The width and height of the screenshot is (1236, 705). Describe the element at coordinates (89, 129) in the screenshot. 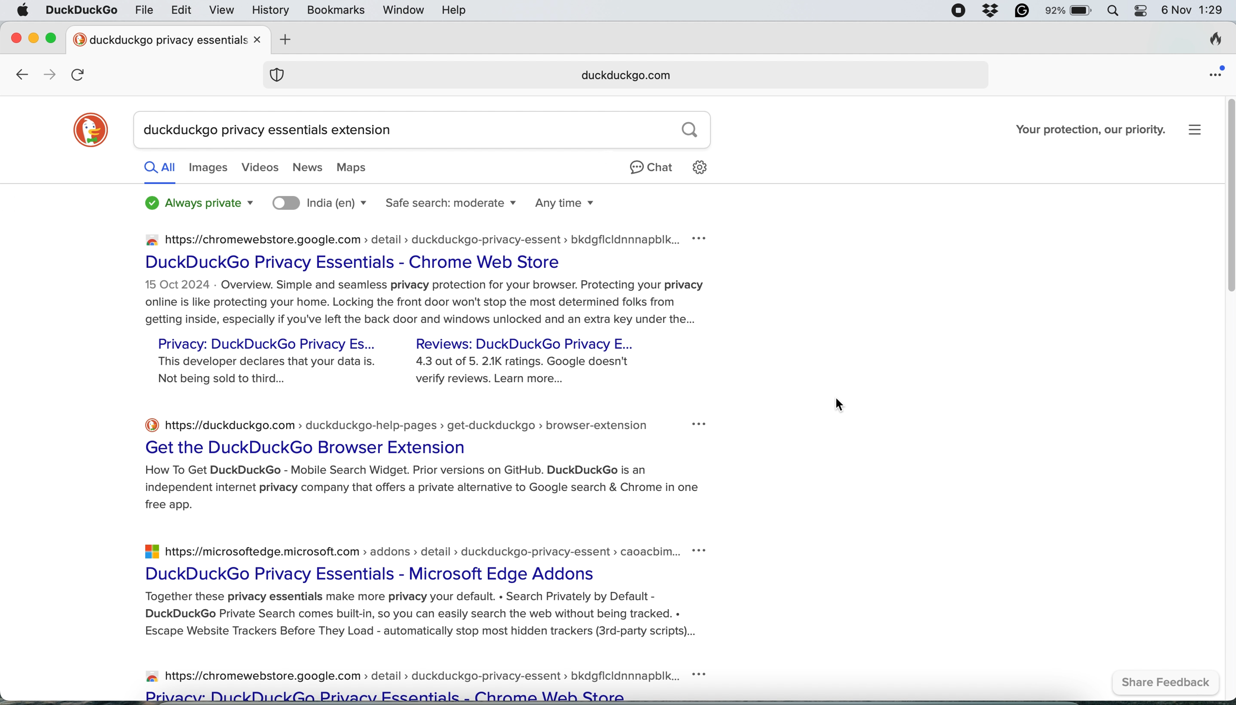

I see `duckduckgo logo` at that location.